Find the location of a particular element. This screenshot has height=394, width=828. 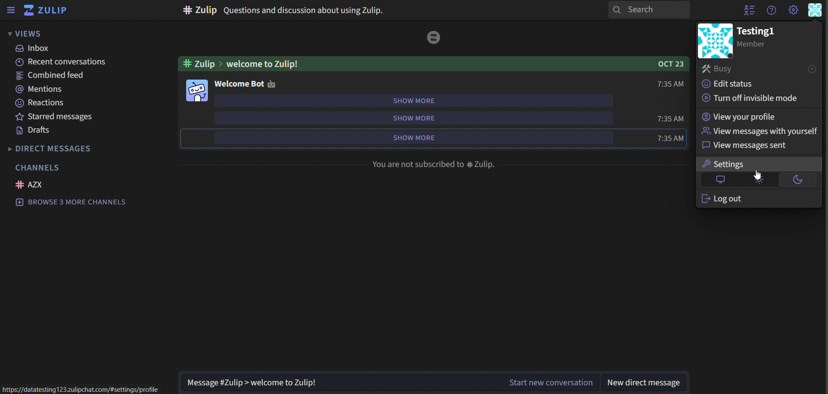

Browse 3 more channels is located at coordinates (74, 203).